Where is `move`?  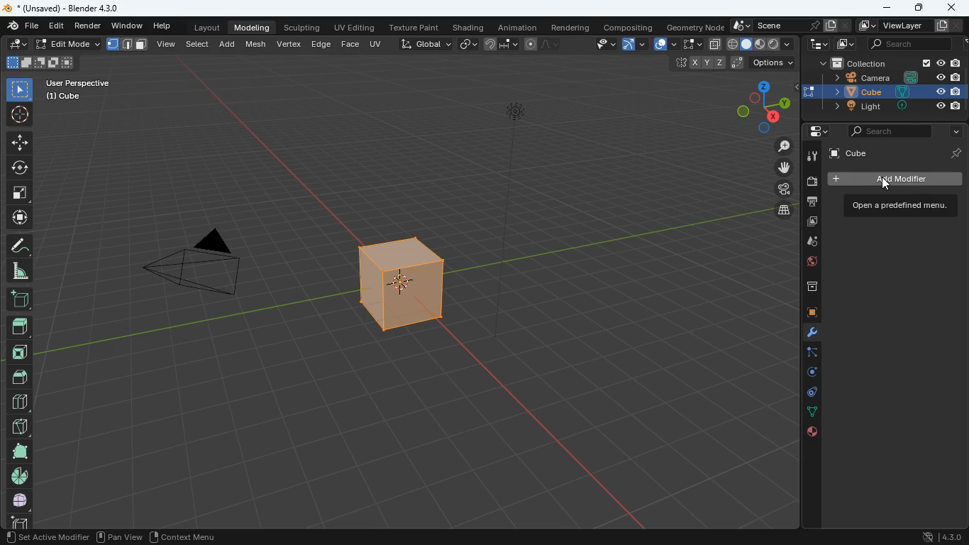
move is located at coordinates (20, 143).